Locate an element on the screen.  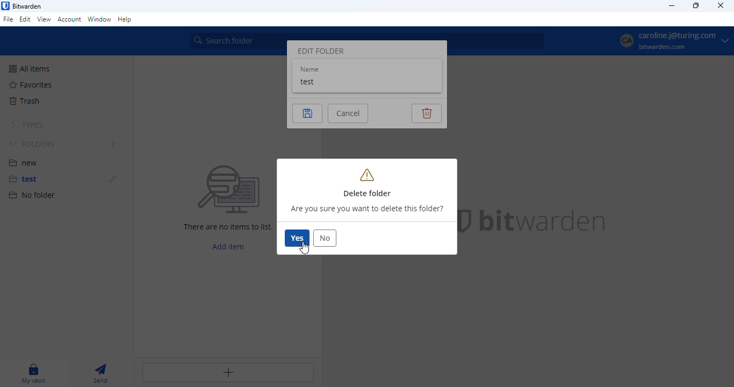
name is located at coordinates (310, 69).